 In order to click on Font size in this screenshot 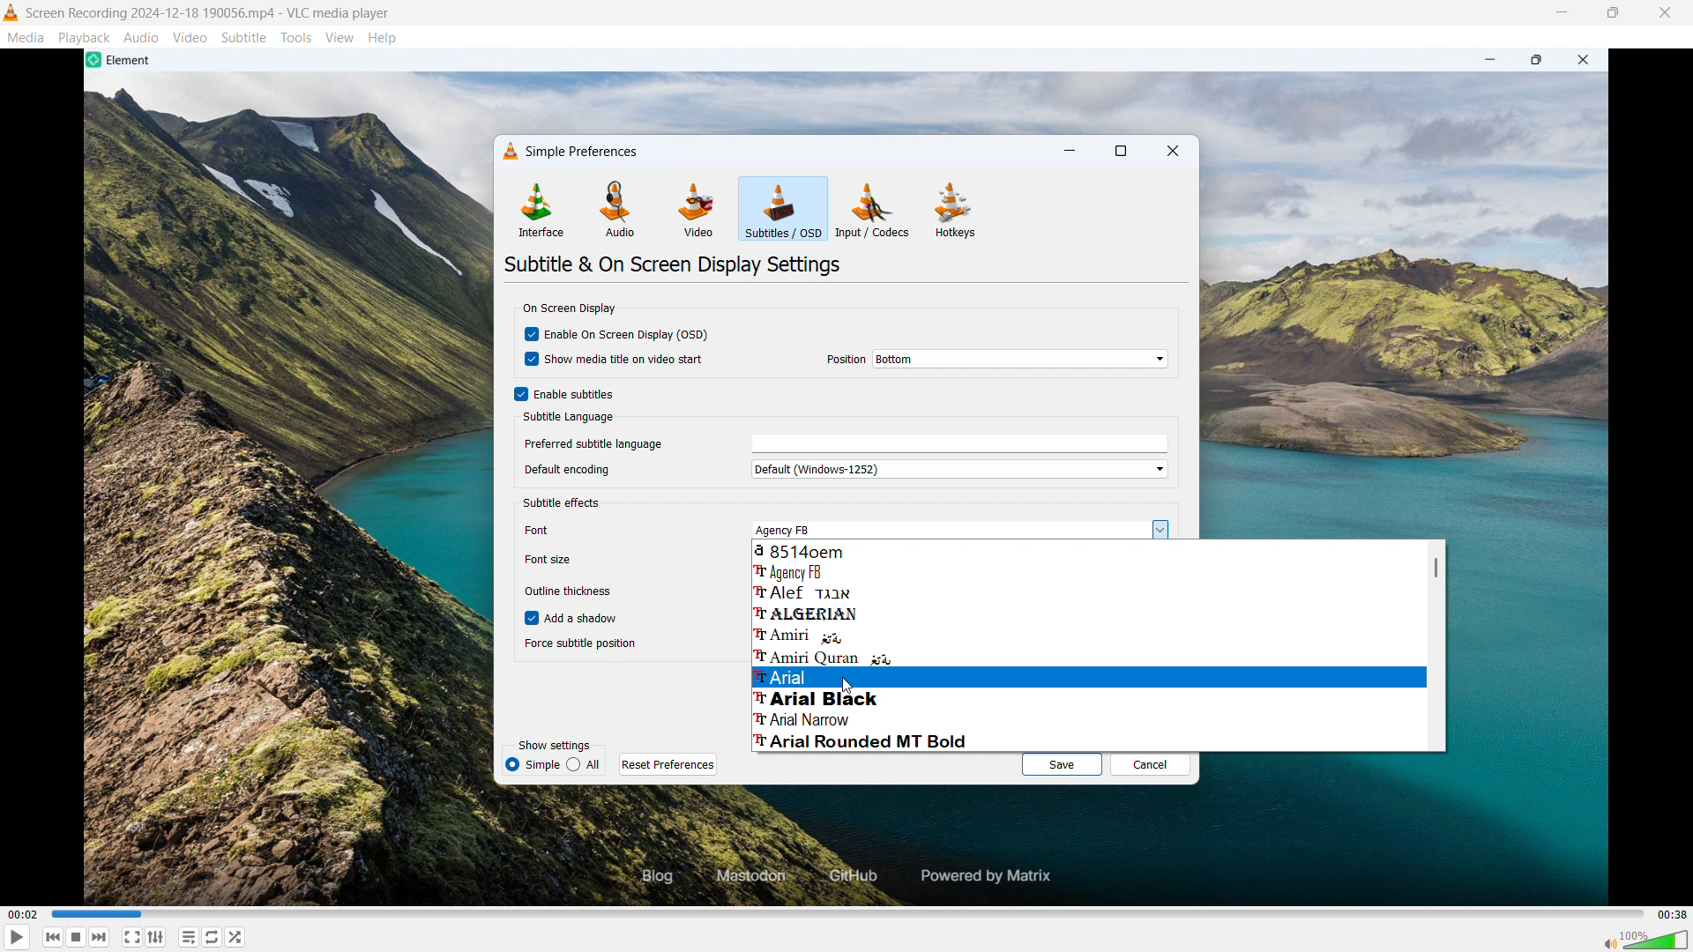, I will do `click(556, 560)`.